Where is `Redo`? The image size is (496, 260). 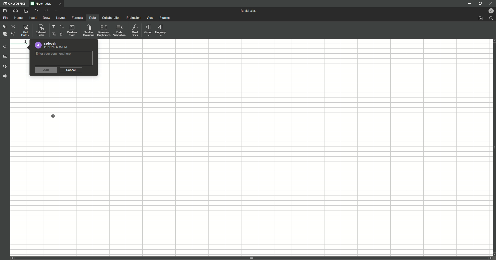
Redo is located at coordinates (46, 11).